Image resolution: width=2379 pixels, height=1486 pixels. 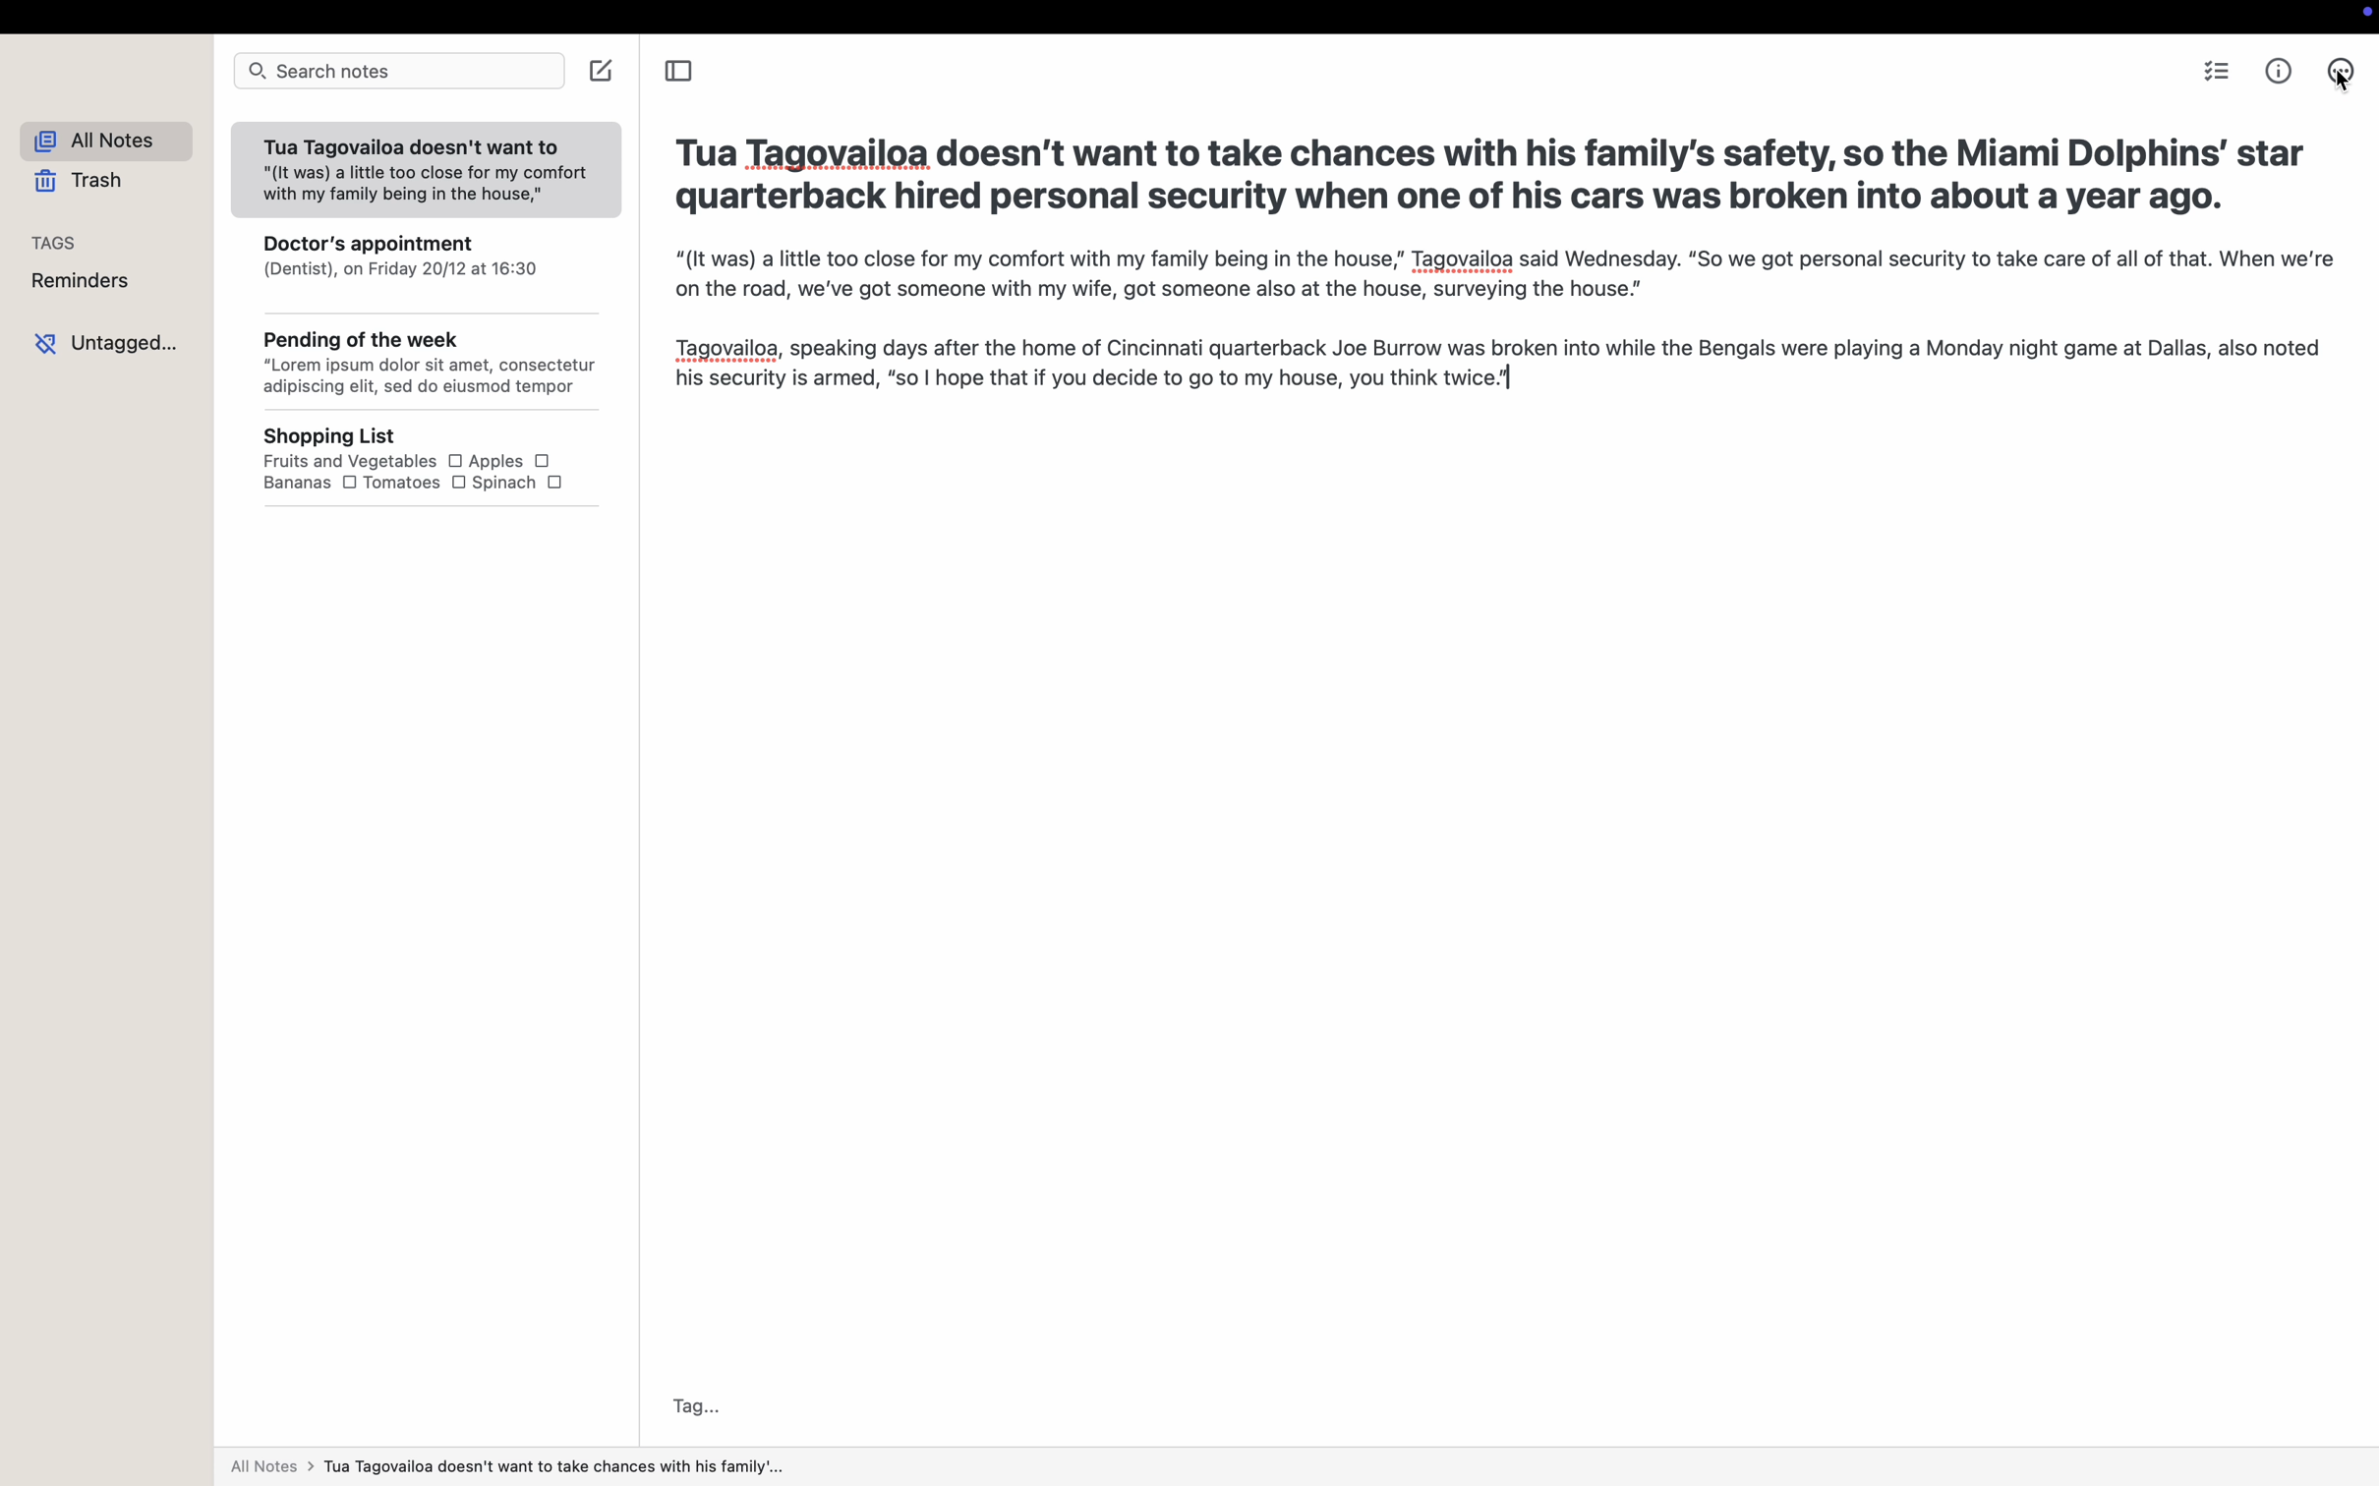 What do you see at coordinates (2337, 76) in the screenshot?
I see `click on more options` at bounding box center [2337, 76].